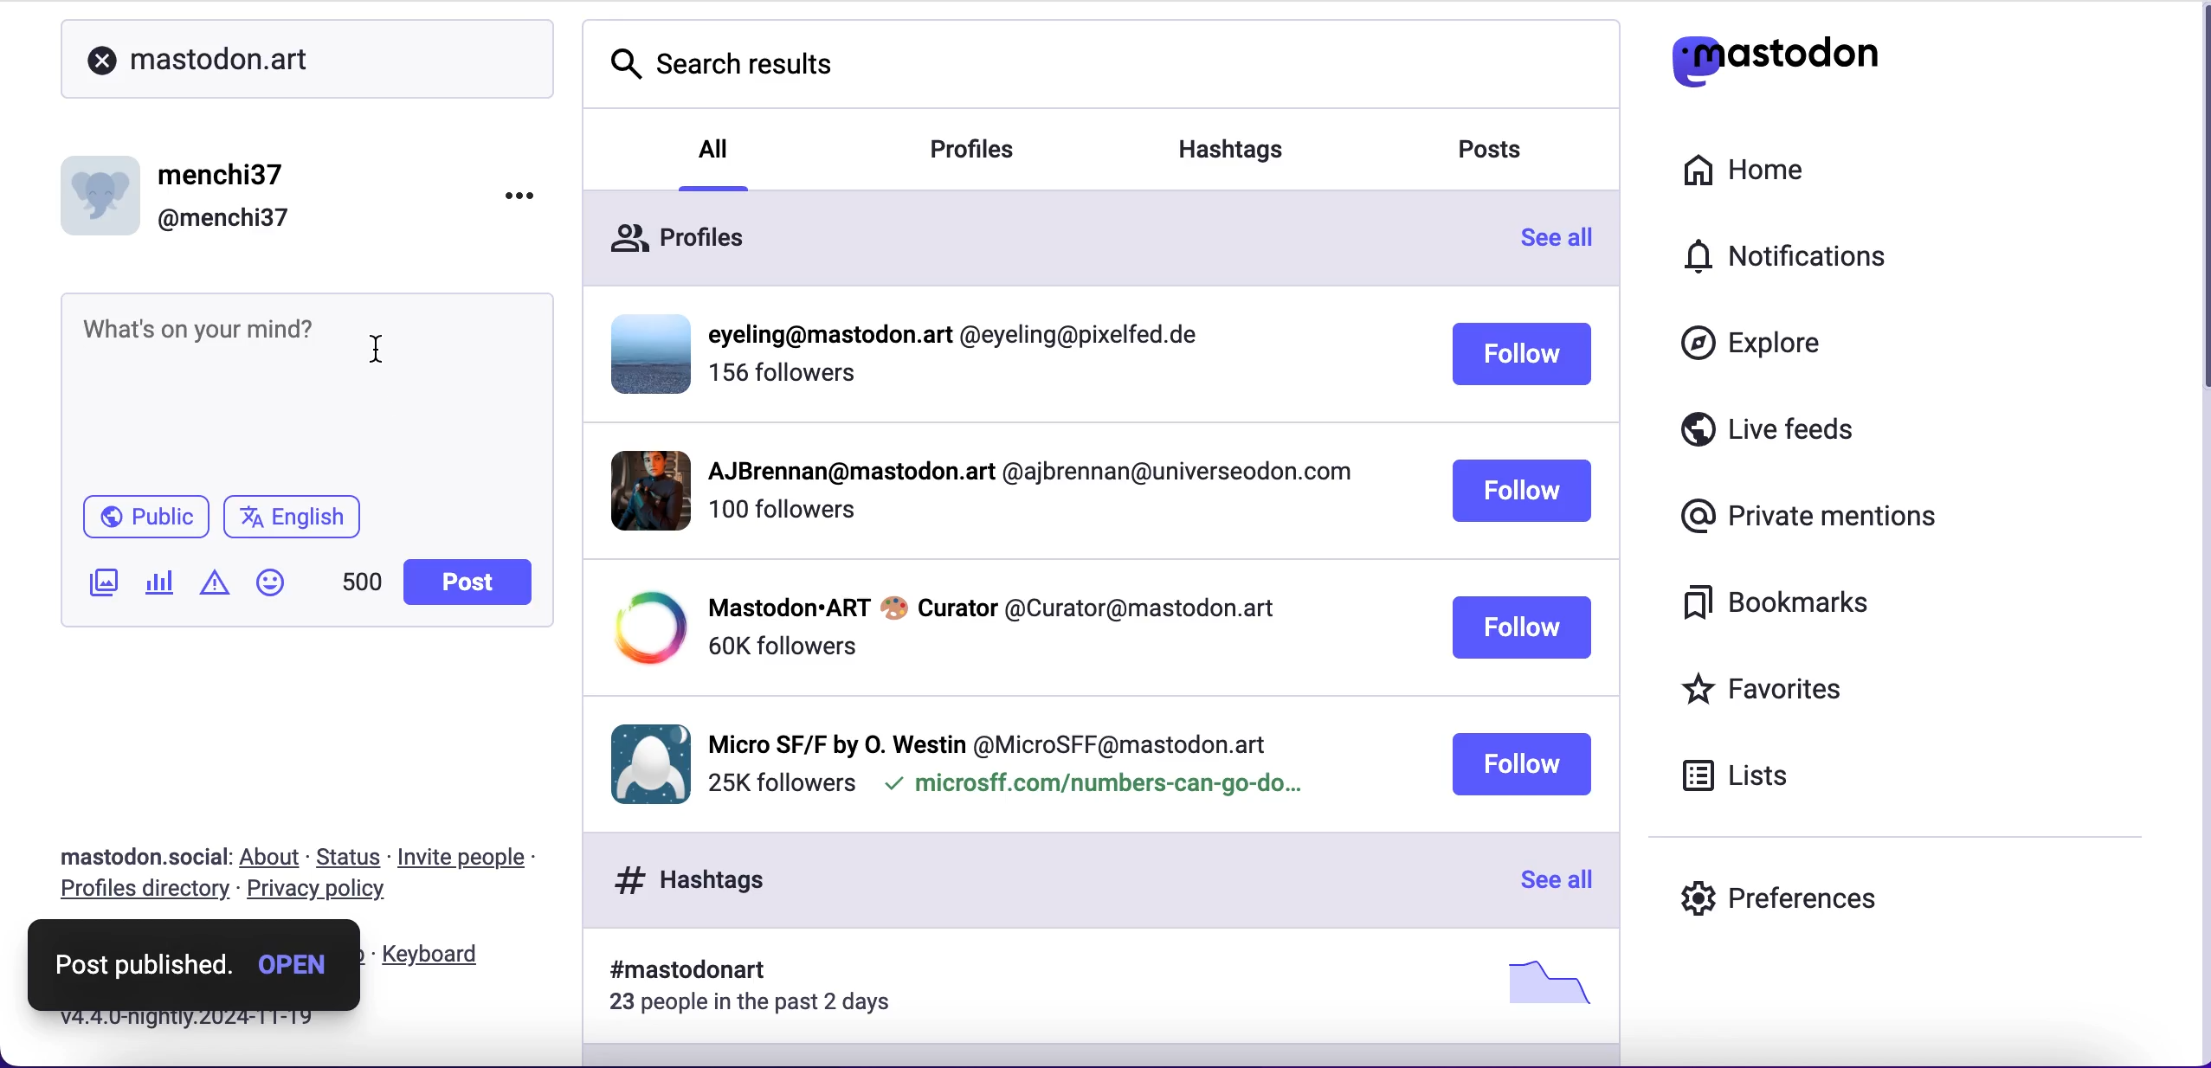 The height and width of the screenshot is (1068, 2211). Describe the element at coordinates (677, 971) in the screenshot. I see `hashtag` at that location.